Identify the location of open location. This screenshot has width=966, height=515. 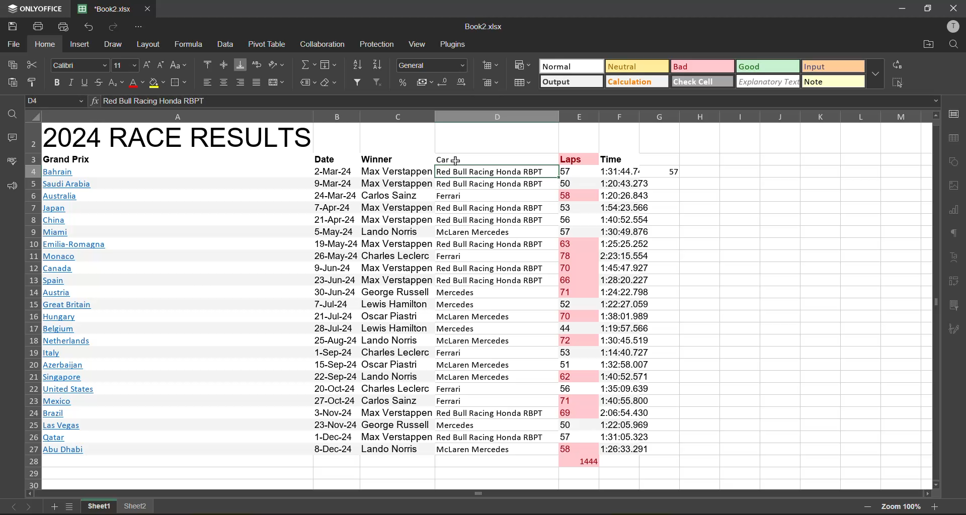
(929, 46).